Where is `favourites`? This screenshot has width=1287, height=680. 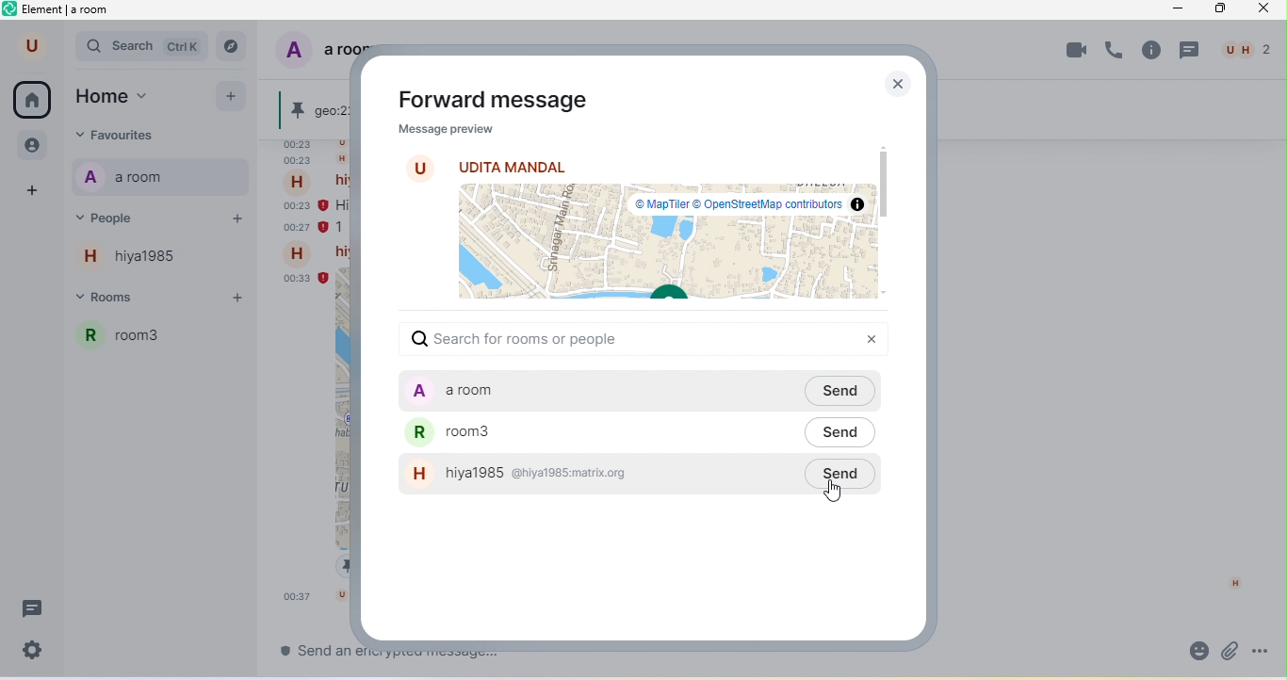
favourites is located at coordinates (146, 135).